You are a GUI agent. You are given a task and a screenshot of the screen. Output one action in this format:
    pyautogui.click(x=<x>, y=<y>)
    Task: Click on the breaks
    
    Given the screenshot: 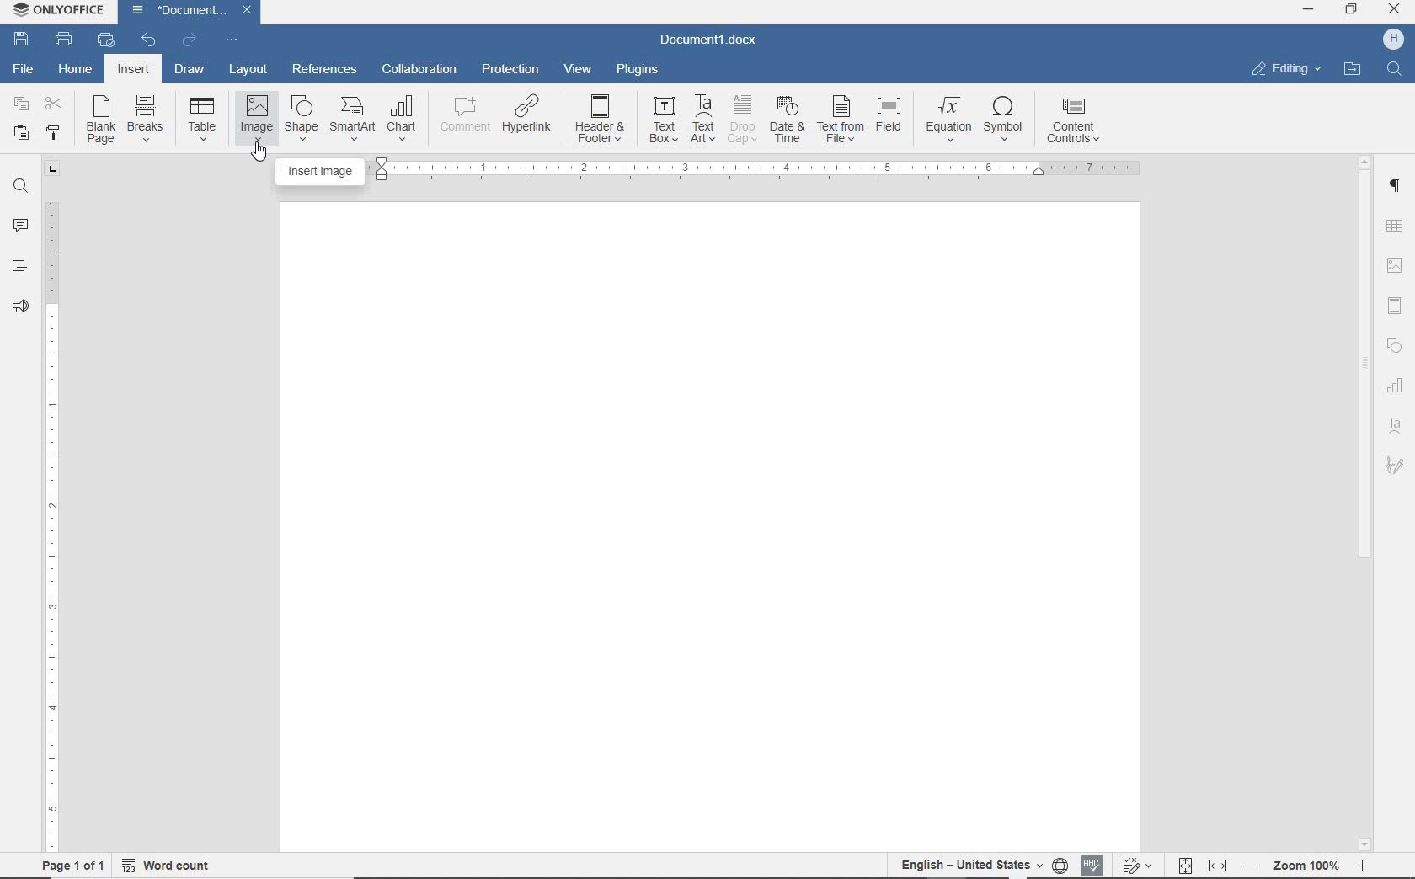 What is the action you would take?
    pyautogui.click(x=143, y=121)
    